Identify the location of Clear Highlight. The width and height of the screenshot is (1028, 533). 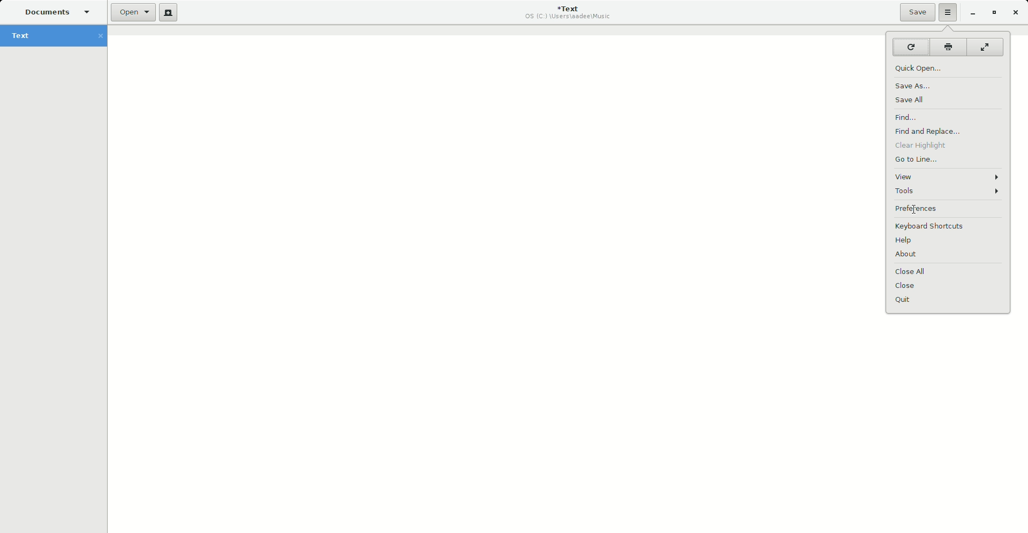
(928, 146).